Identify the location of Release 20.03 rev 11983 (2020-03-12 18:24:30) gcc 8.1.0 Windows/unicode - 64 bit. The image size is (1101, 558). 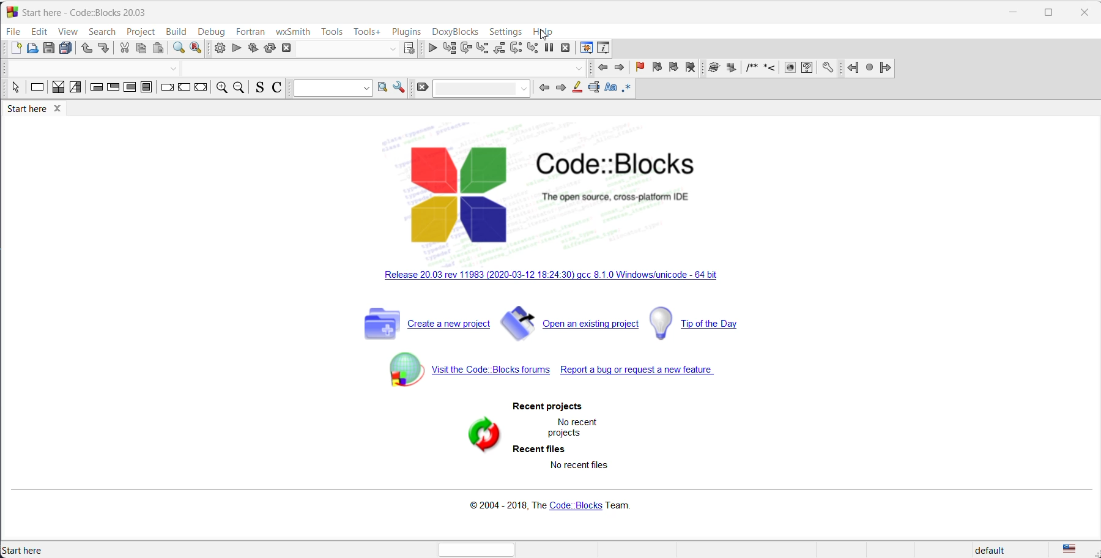
(551, 277).